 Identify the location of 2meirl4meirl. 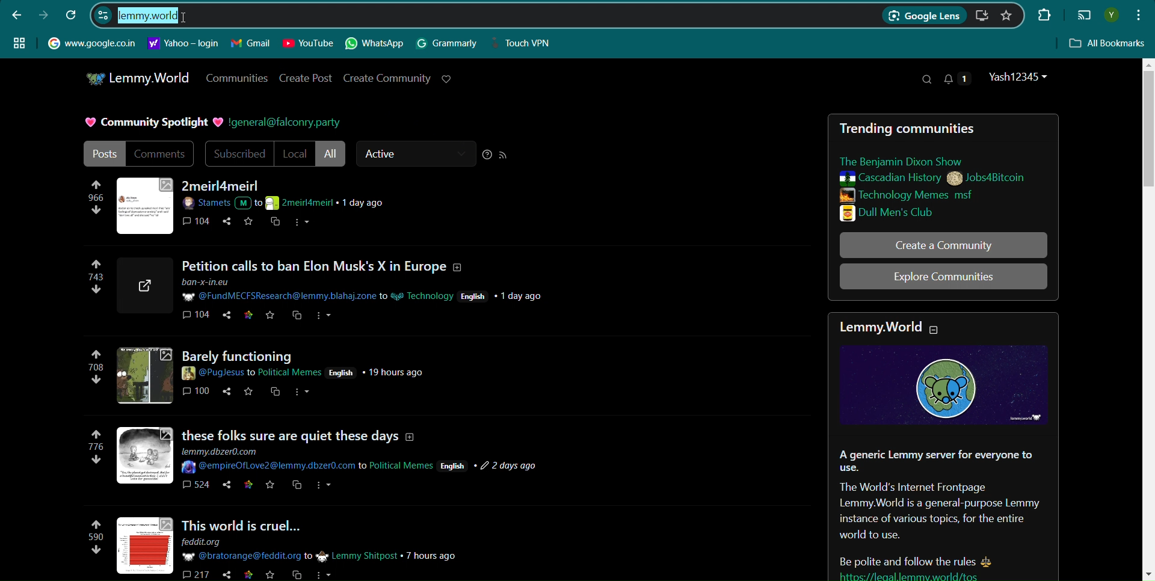
(223, 186).